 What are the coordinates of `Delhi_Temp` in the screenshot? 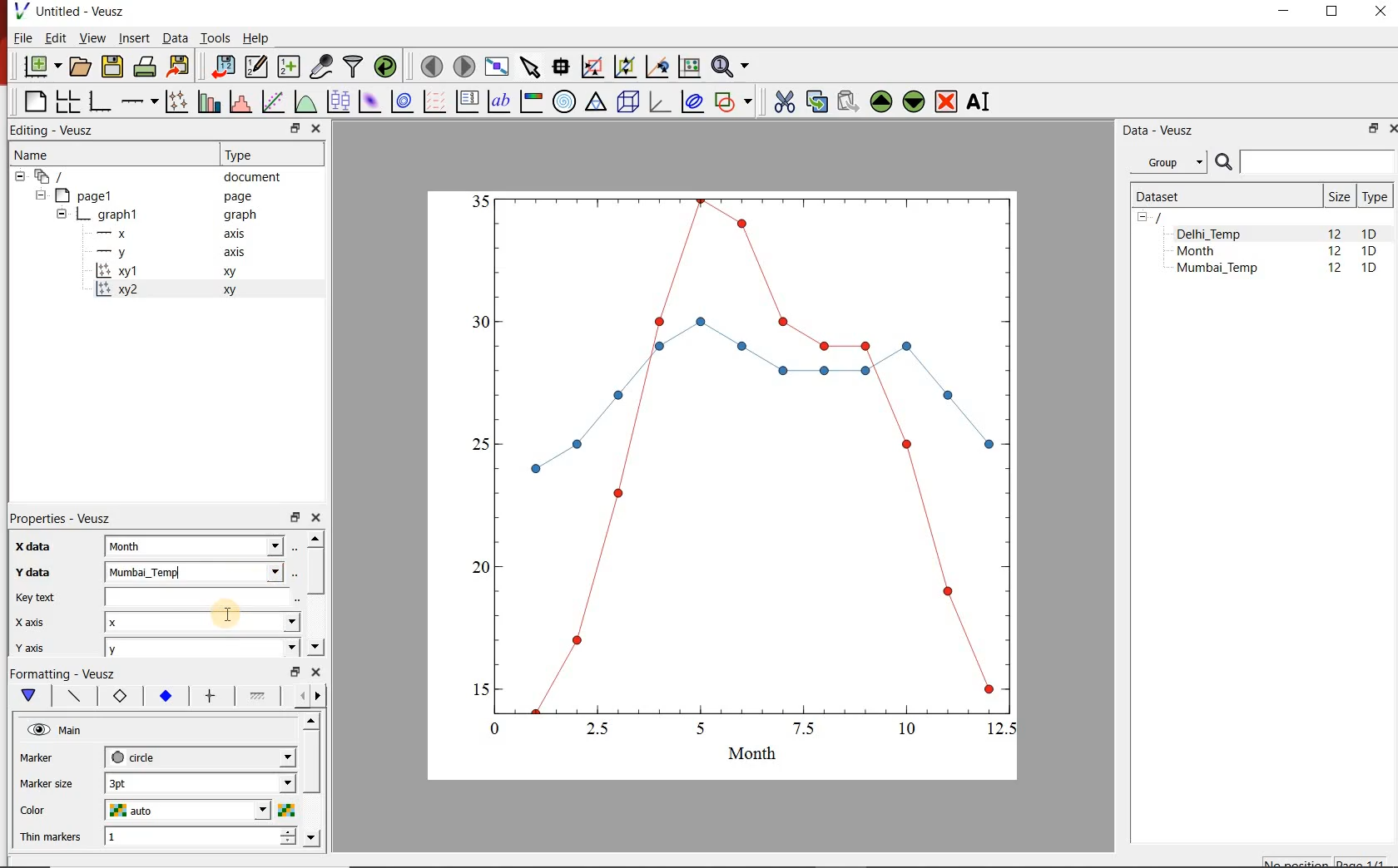 It's located at (1212, 234).